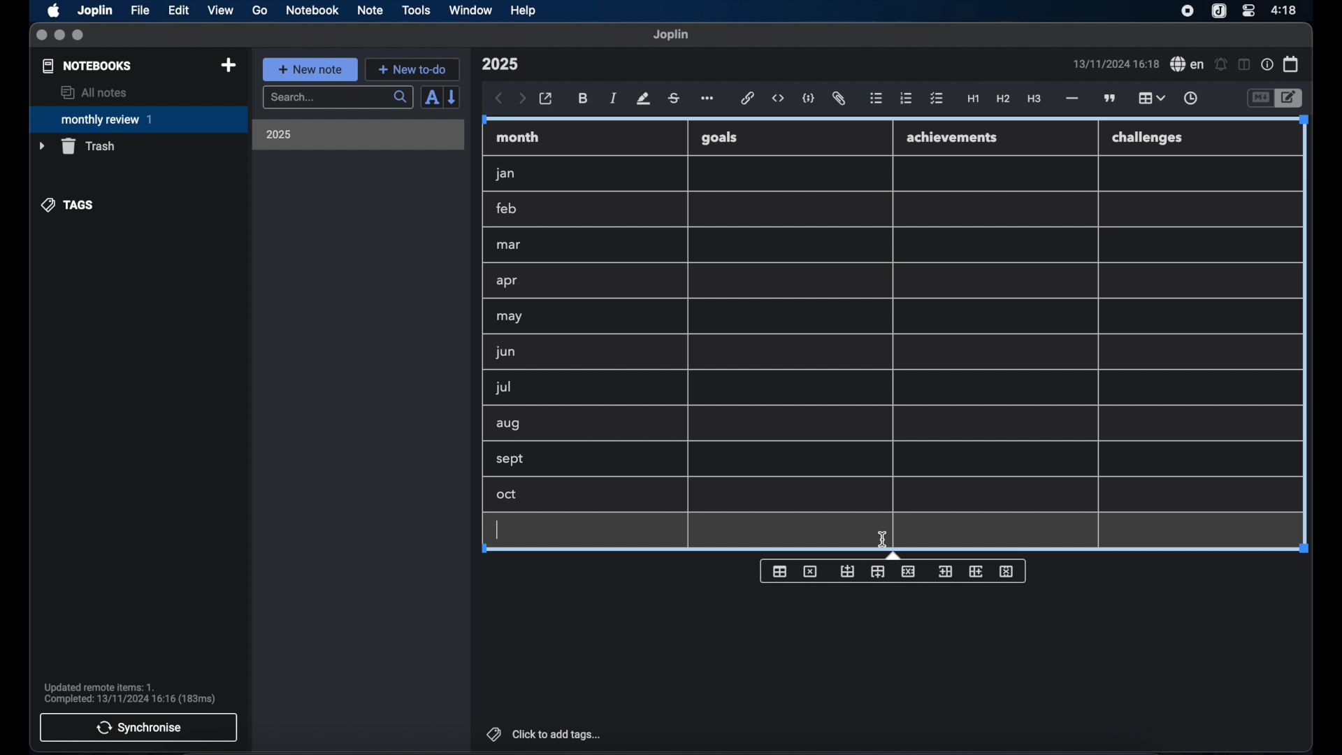 The height and width of the screenshot is (755, 1342). I want to click on joplin, so click(671, 34).